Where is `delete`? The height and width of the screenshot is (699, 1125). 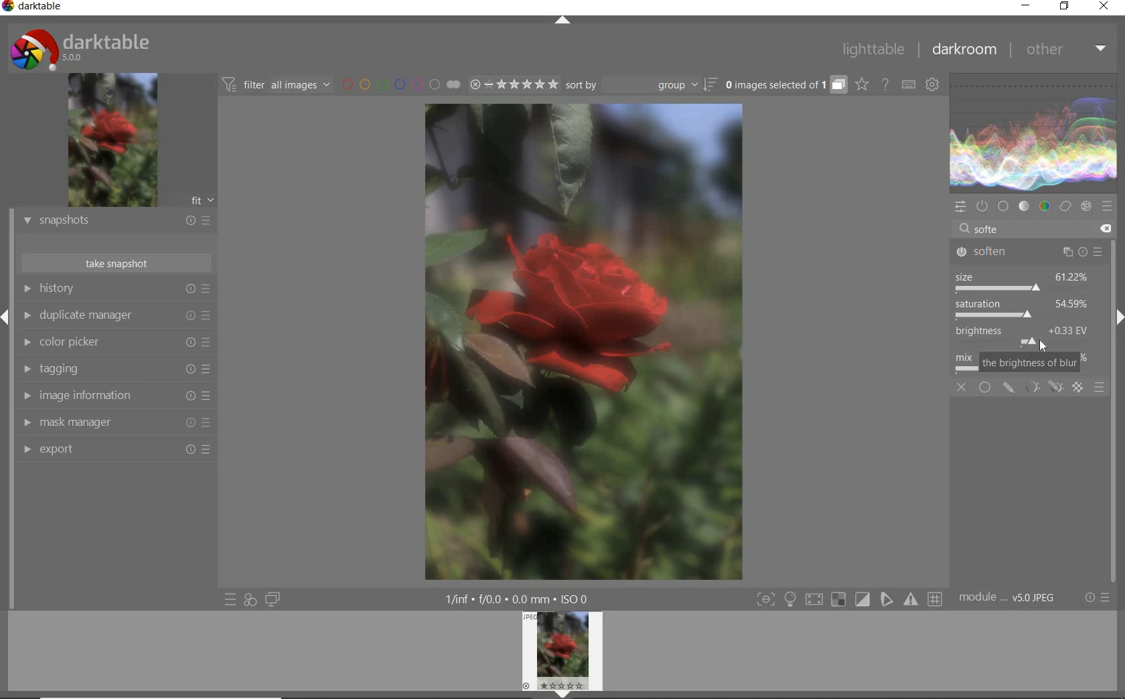 delete is located at coordinates (1106, 228).